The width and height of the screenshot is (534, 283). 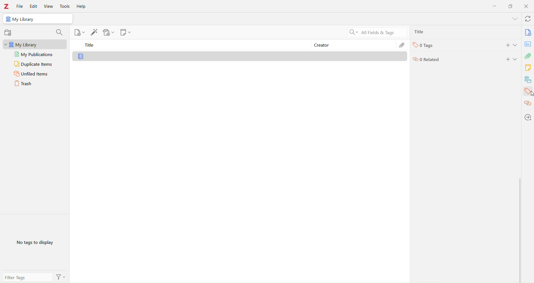 What do you see at coordinates (38, 19) in the screenshot?
I see `My Library` at bounding box center [38, 19].